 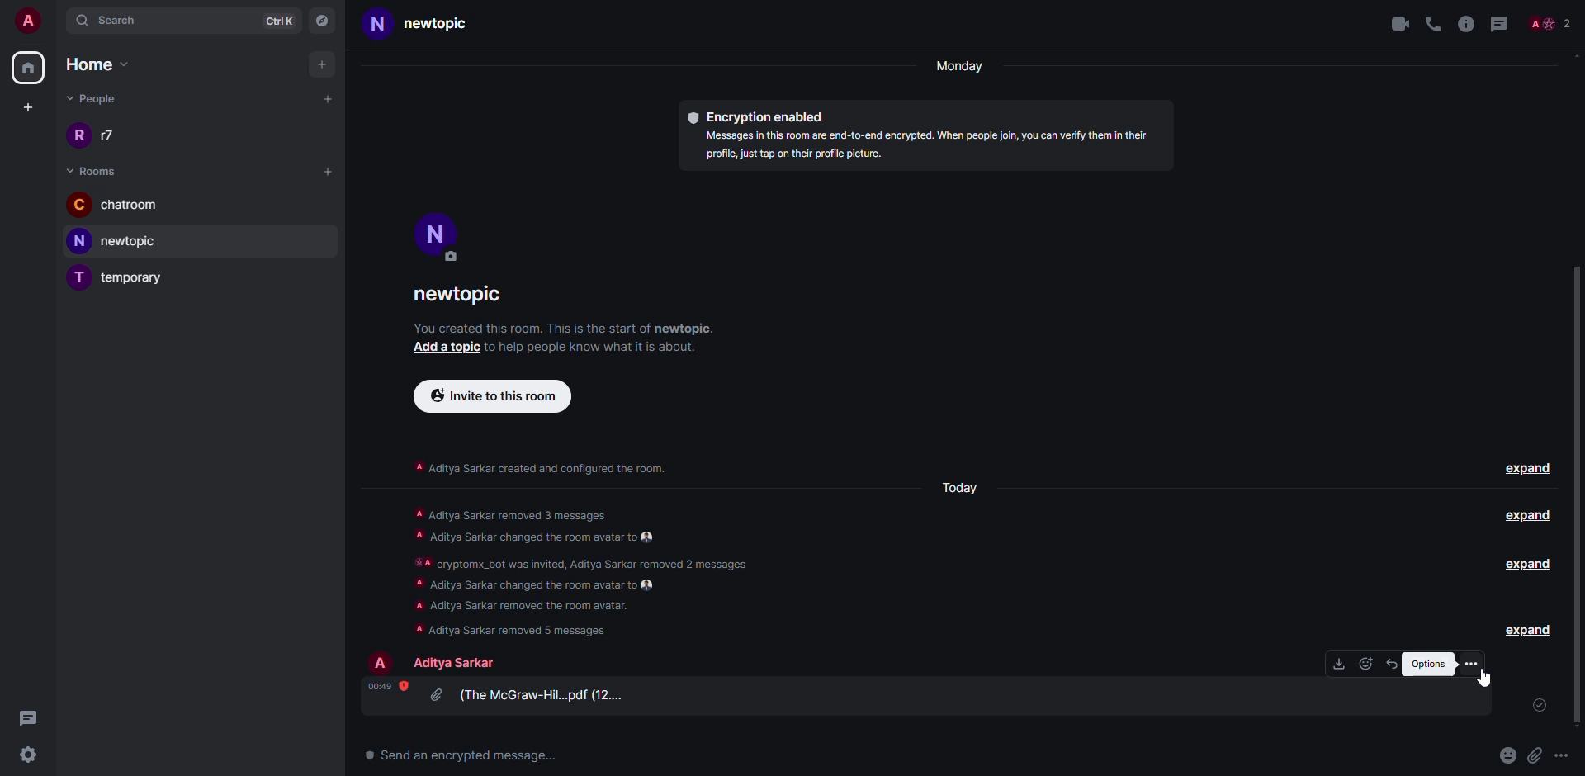 What do you see at coordinates (463, 757) in the screenshot?
I see `send an encrypted message` at bounding box center [463, 757].